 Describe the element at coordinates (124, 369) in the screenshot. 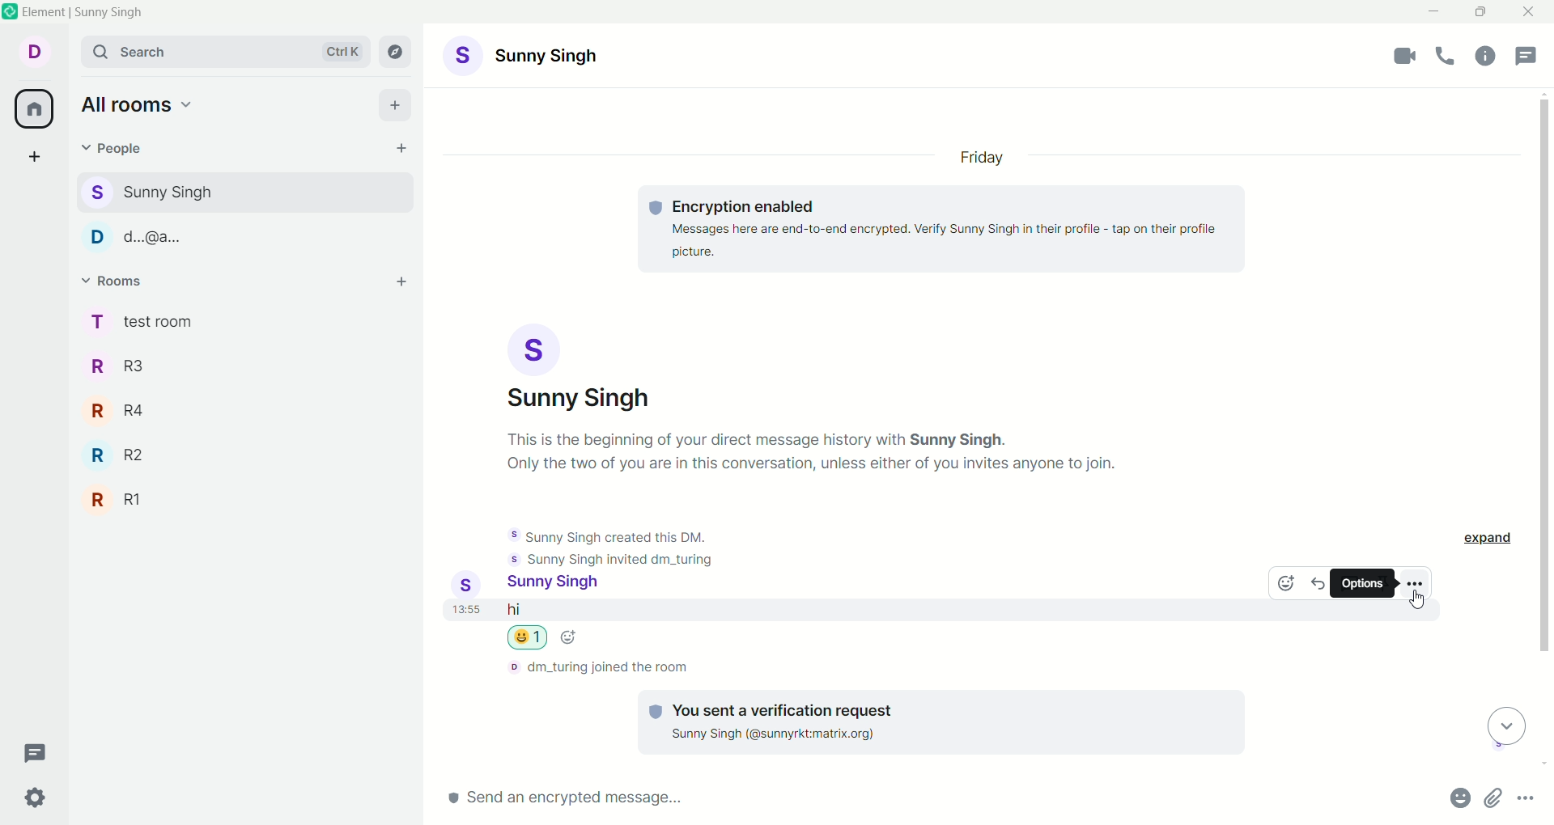

I see `R3` at that location.